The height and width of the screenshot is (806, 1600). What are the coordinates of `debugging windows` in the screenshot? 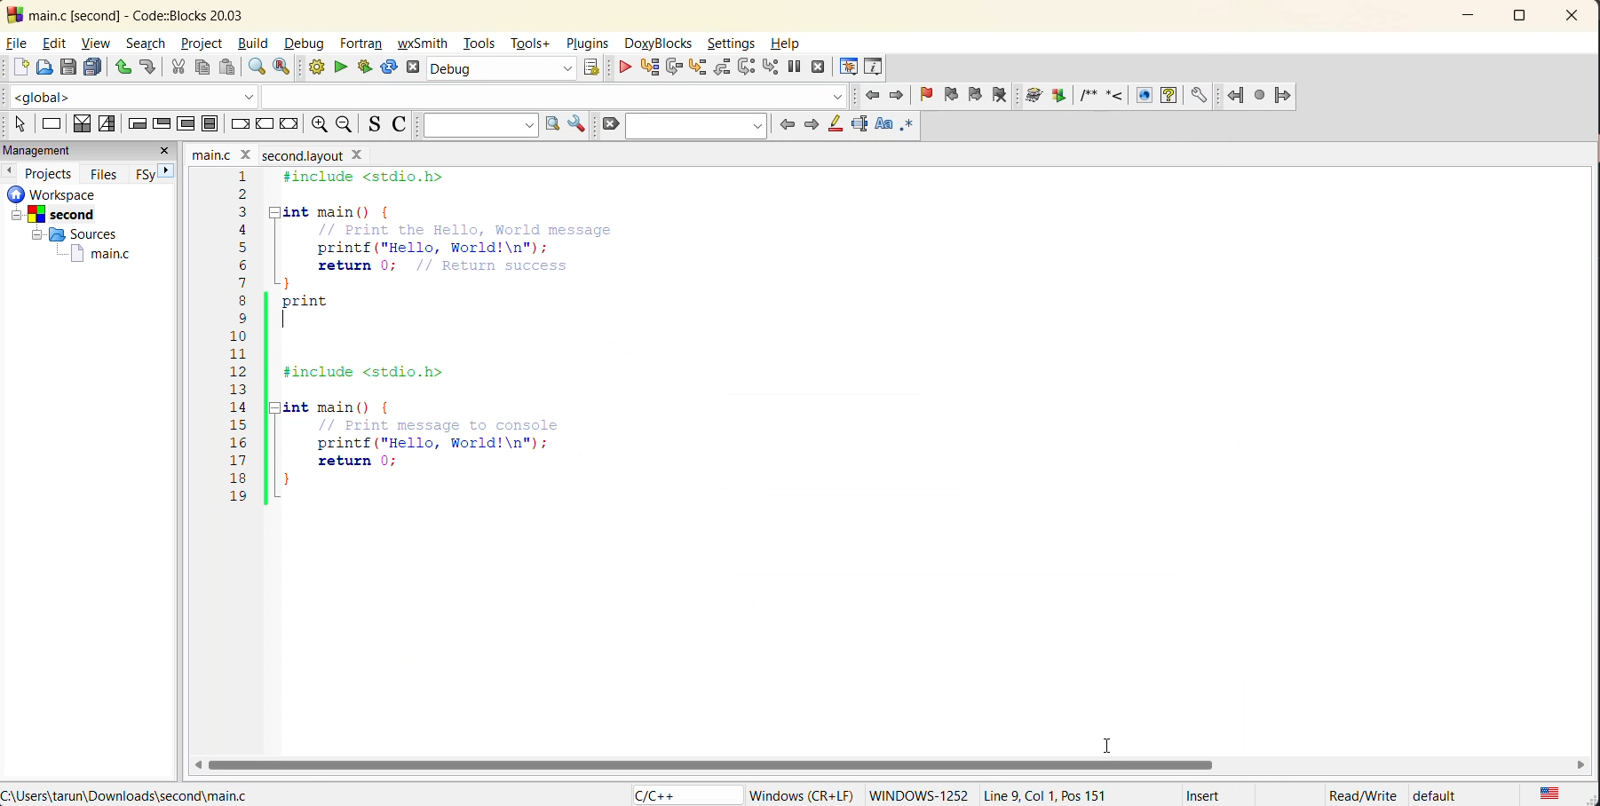 It's located at (847, 67).